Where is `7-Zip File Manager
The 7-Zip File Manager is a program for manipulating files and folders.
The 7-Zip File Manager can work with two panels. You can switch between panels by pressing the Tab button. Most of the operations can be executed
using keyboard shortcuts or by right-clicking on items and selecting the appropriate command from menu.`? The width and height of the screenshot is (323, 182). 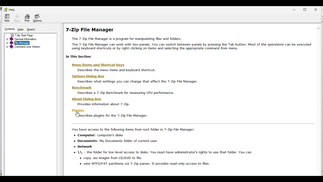
7-Zip File Manager
The 7-Zip File Manager is a program for manipulating files and folders.
The 7-Zip File Manager can work with two panels. You can switch between panels by pressing the Tab button. Most of the operations can be executed
using keyboard shortcuts or by right-clicking on items and selecting the appropriate command from menu. is located at coordinates (188, 38).